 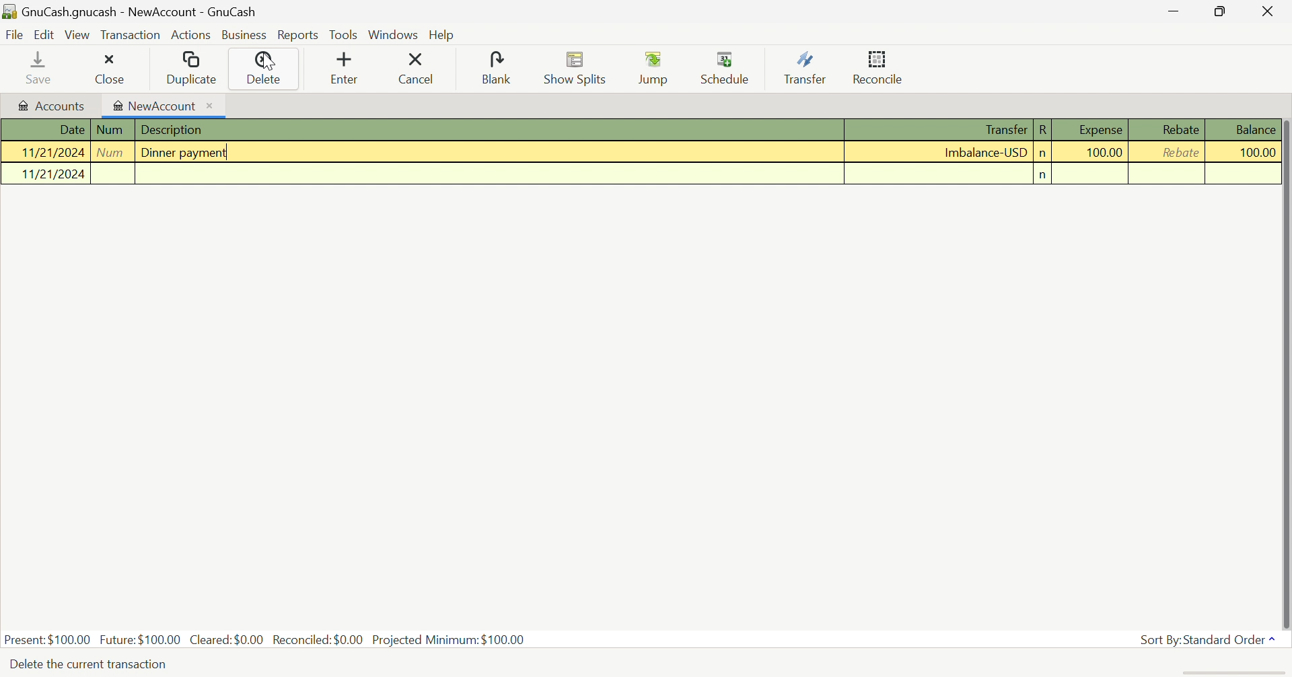 What do you see at coordinates (454, 640) in the screenshot?
I see `Projected Minimum: $100.00` at bounding box center [454, 640].